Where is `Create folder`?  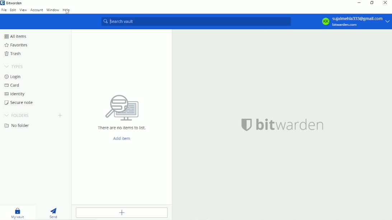 Create folder is located at coordinates (61, 115).